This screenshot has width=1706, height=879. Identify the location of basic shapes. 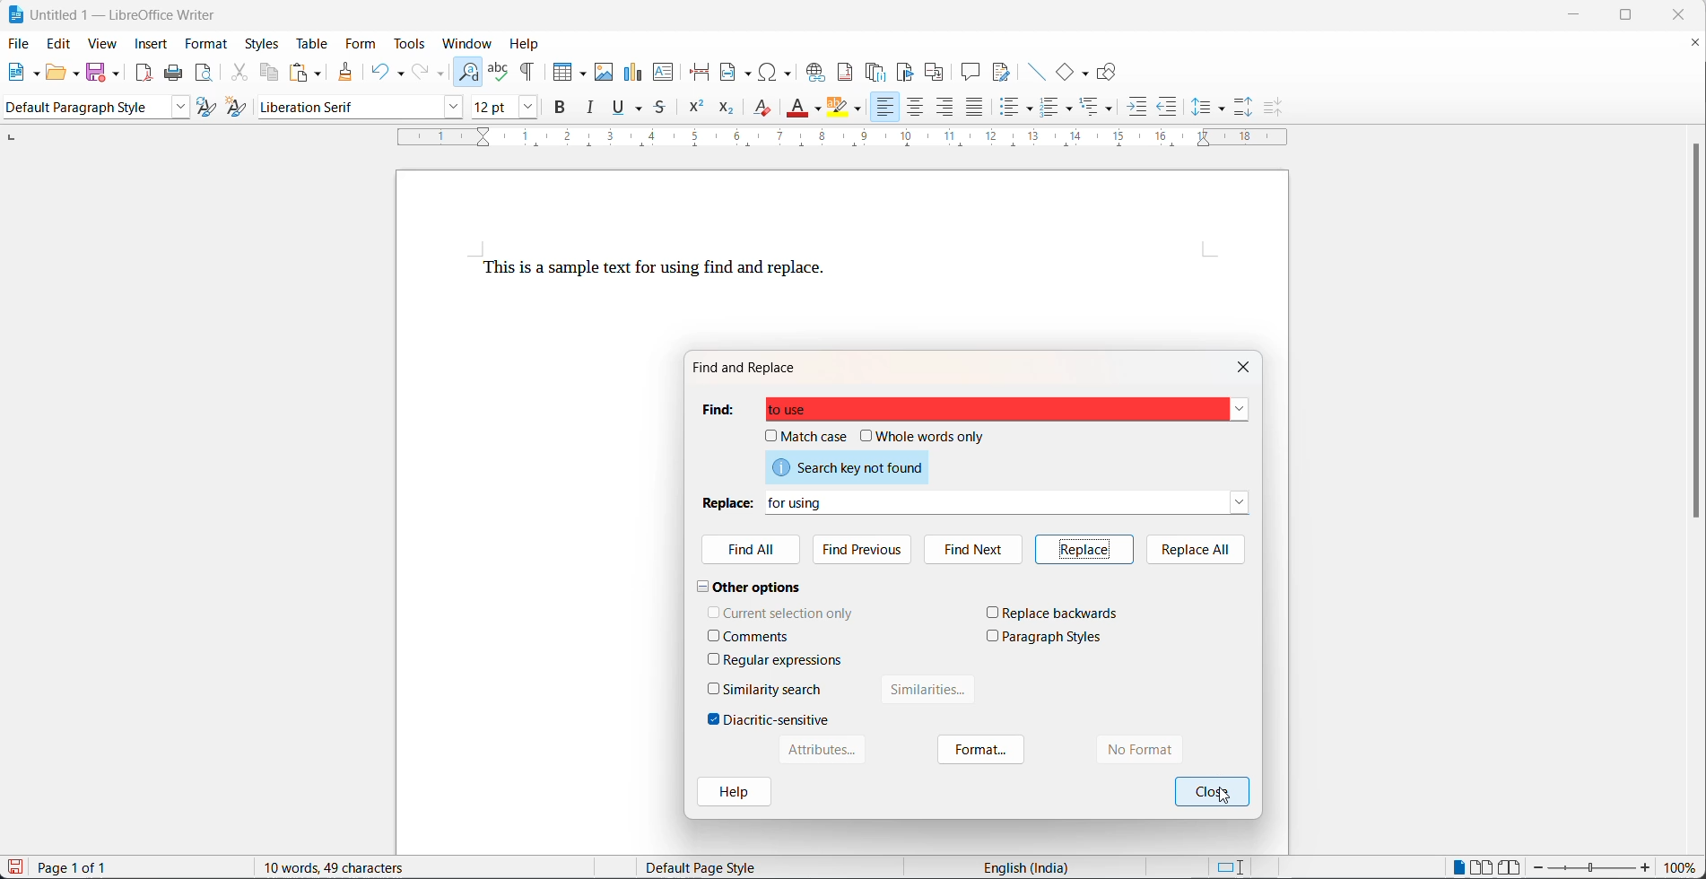
(1066, 72).